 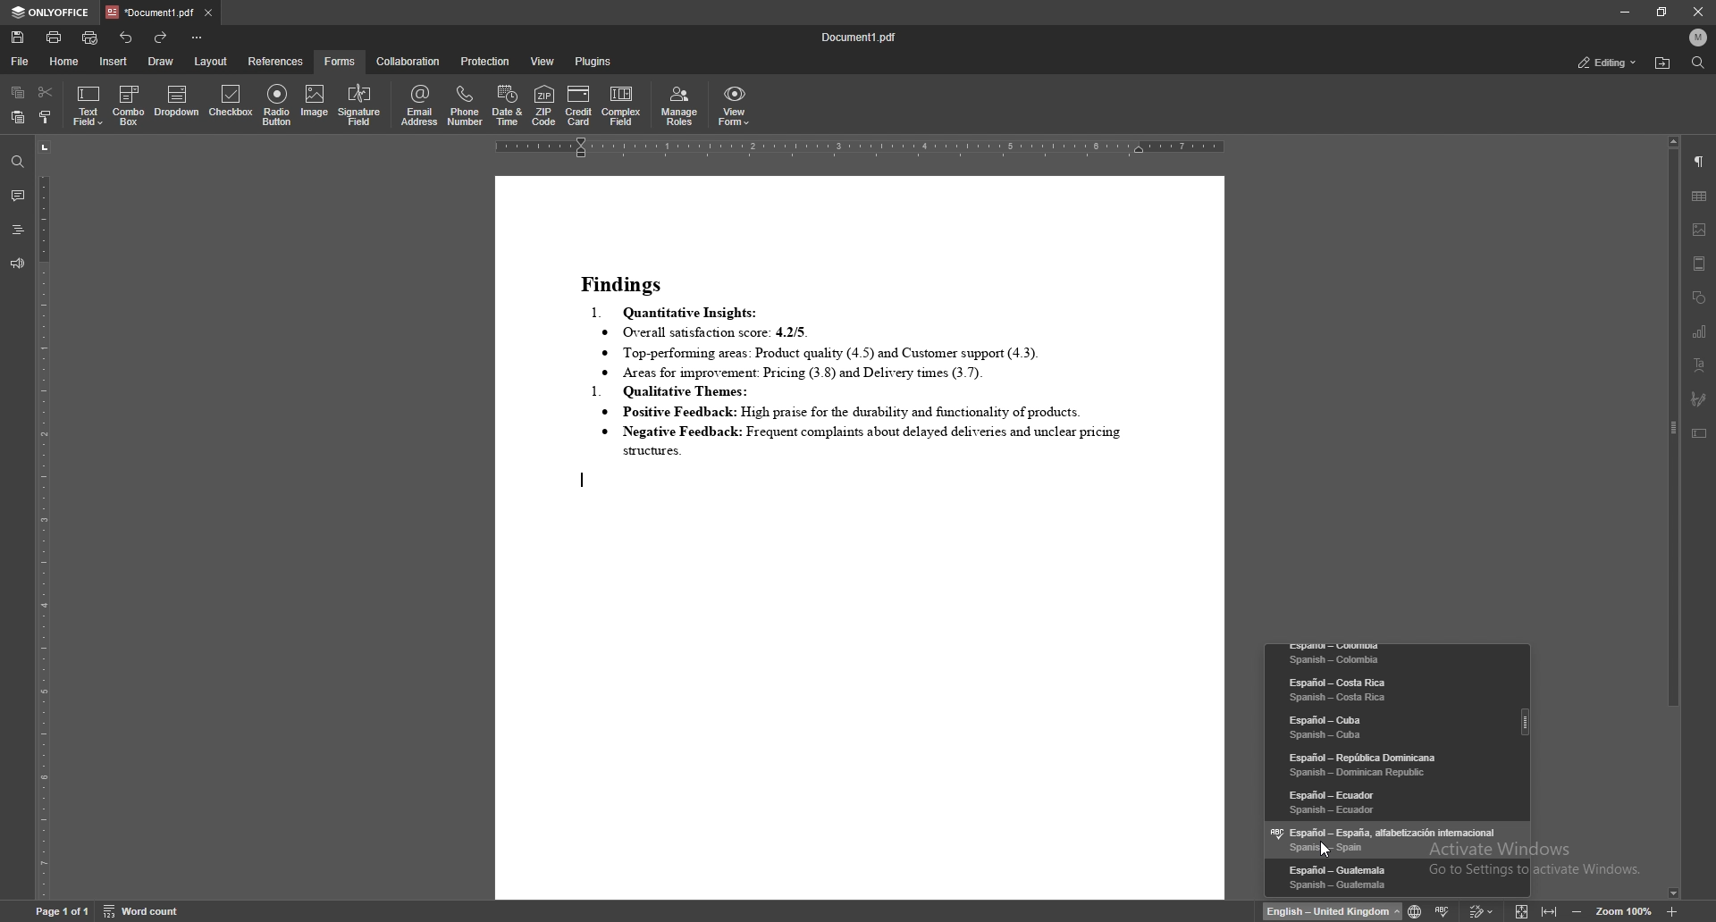 What do you see at coordinates (18, 117) in the screenshot?
I see `paste` at bounding box center [18, 117].